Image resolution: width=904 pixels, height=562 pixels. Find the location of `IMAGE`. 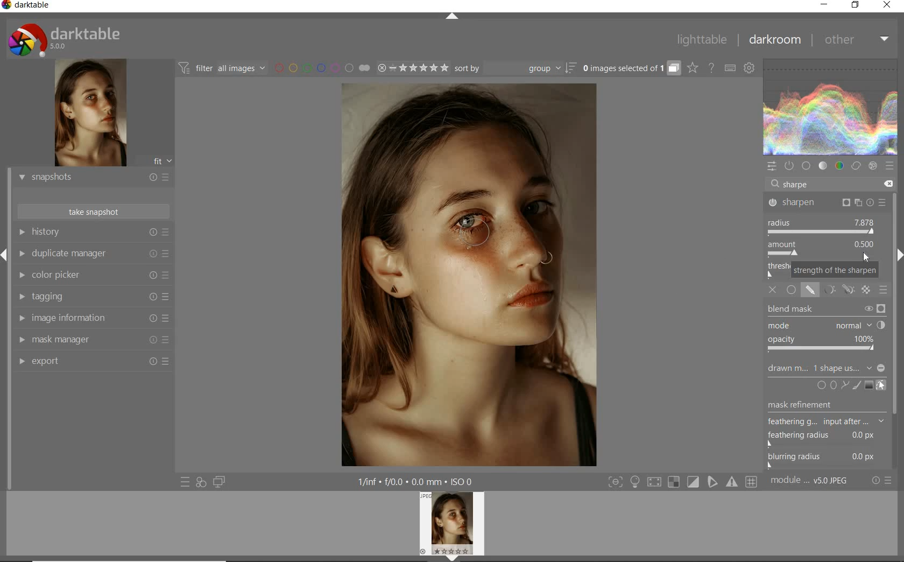

IMAGE is located at coordinates (455, 525).